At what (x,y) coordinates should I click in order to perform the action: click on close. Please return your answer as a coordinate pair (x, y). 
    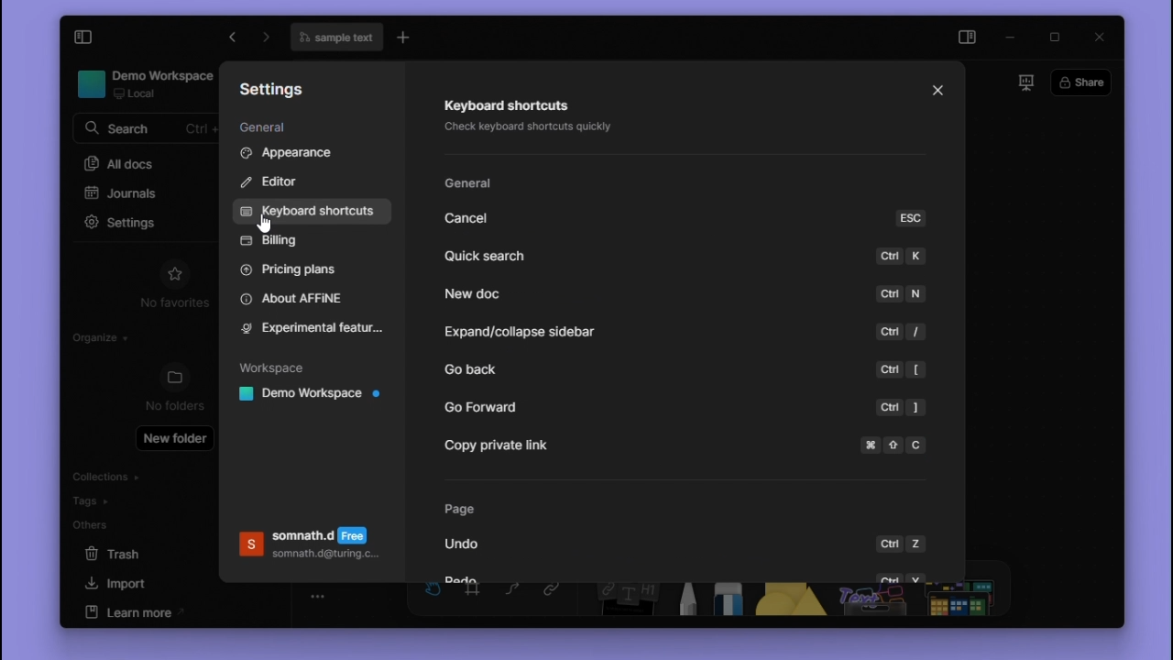
    Looking at the image, I should click on (1099, 37).